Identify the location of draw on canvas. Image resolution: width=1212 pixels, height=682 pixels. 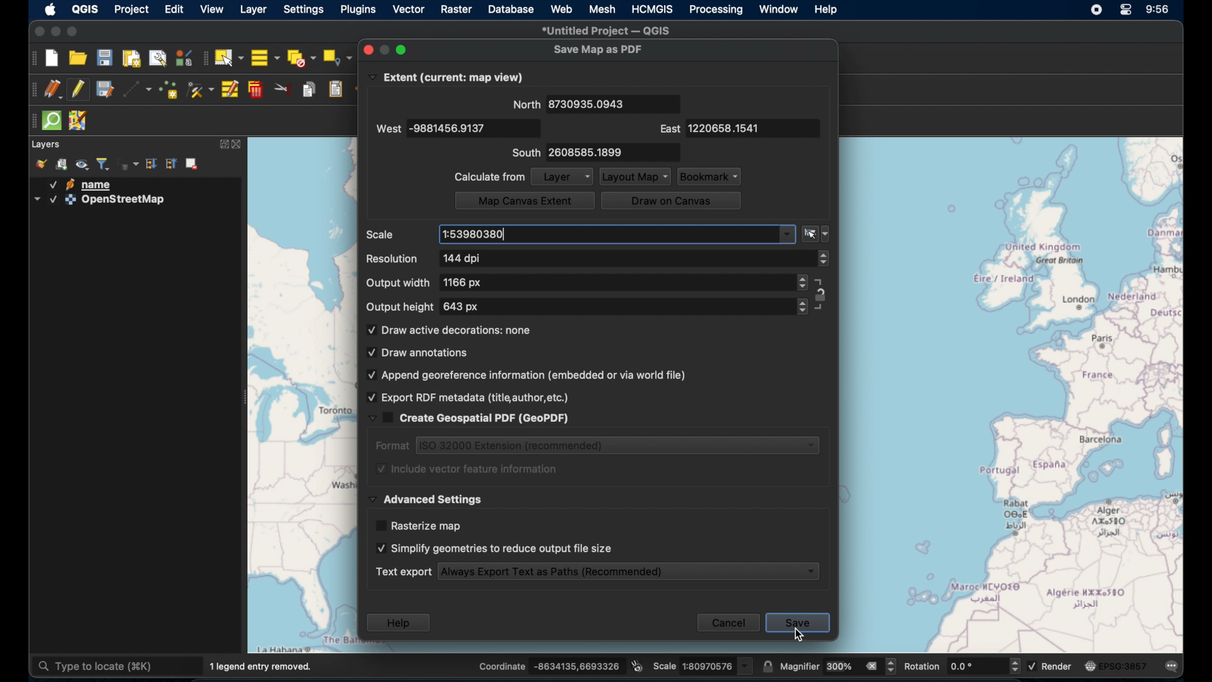
(672, 200).